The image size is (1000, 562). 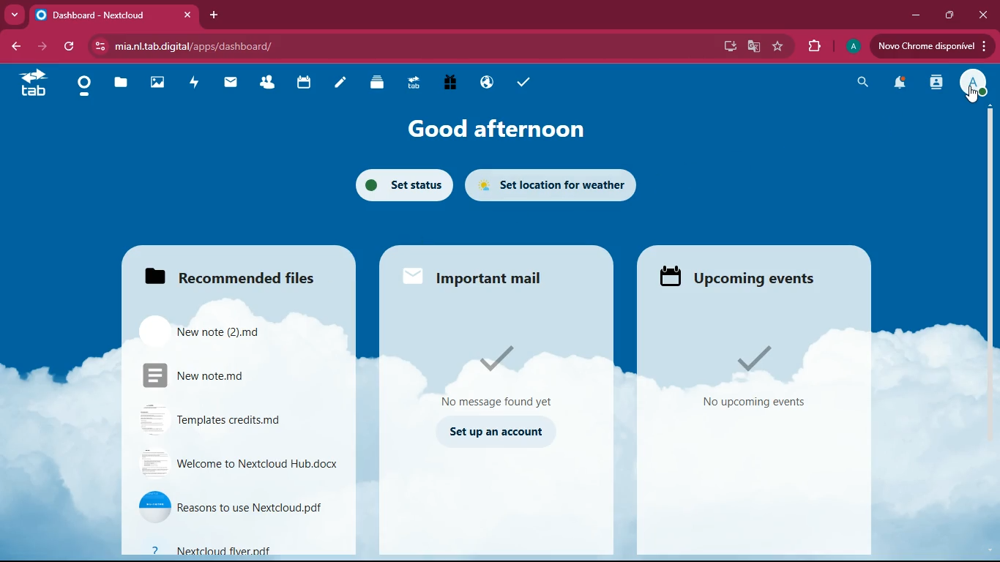 I want to click on files, so click(x=237, y=330).